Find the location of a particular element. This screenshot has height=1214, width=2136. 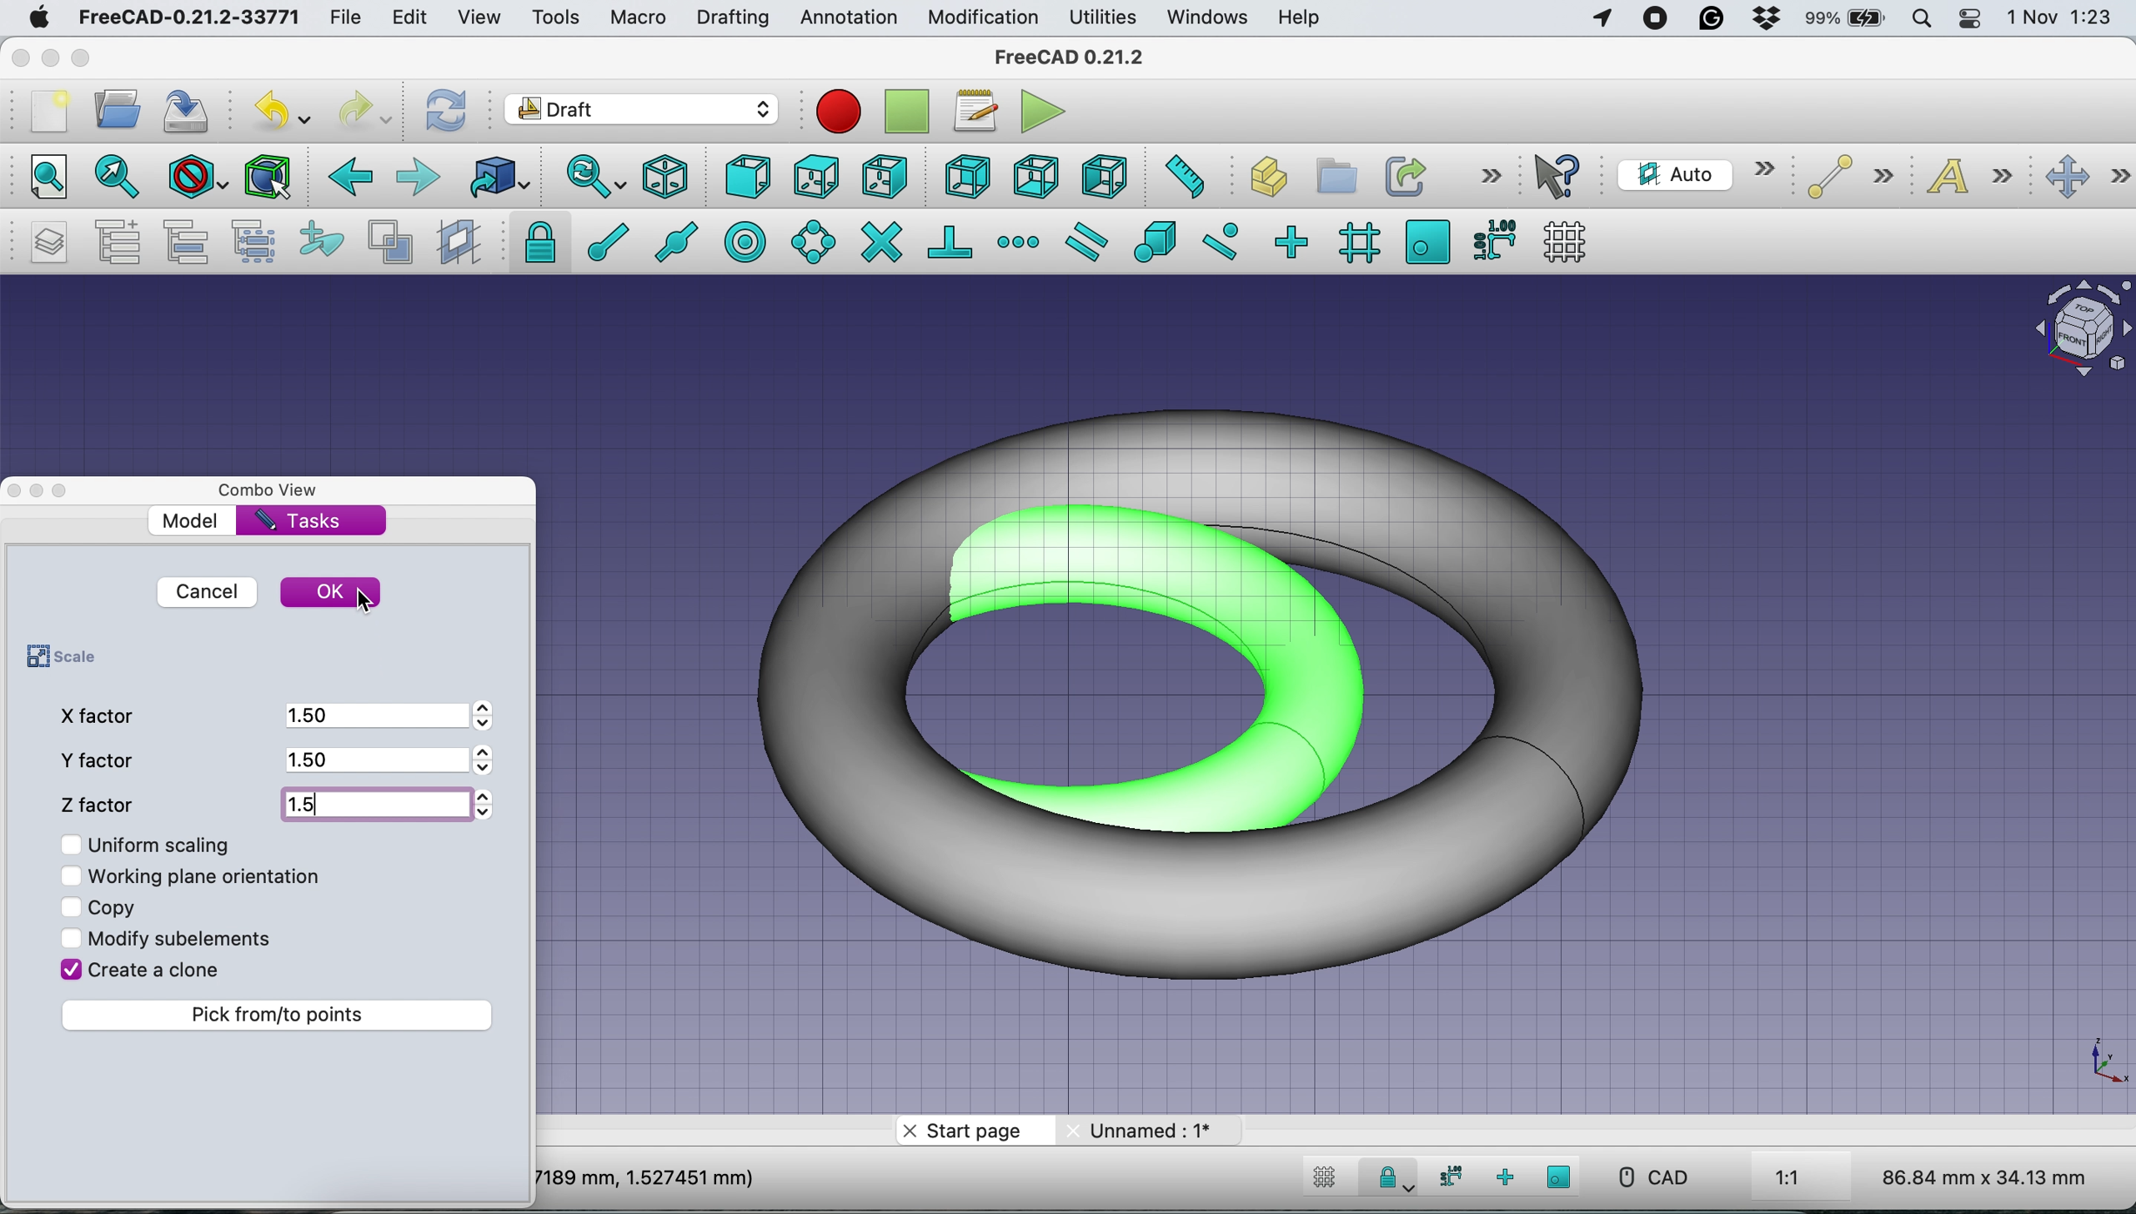

Navigation Cube is located at coordinates (2074, 329).